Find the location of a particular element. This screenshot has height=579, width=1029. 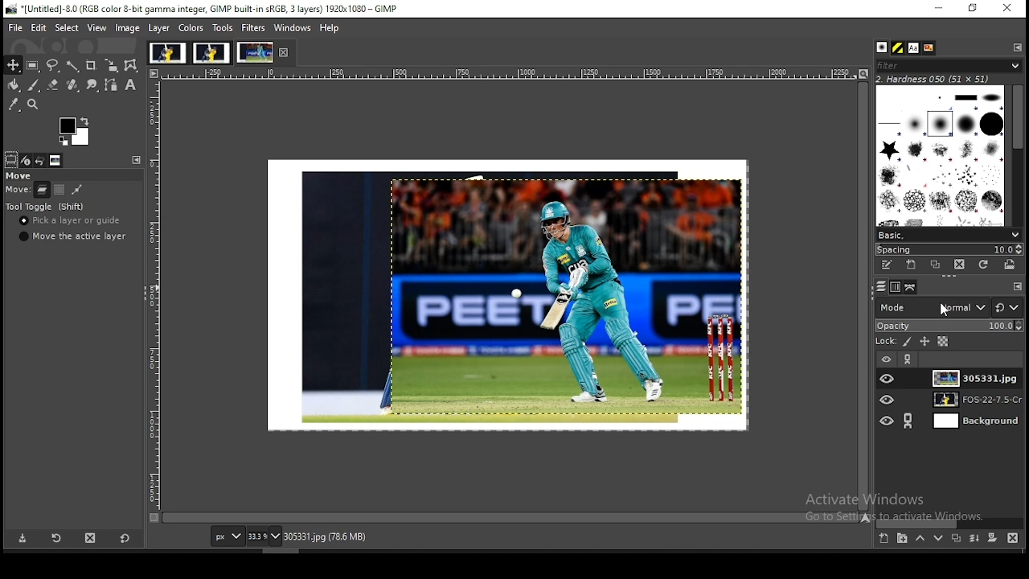

paths tool is located at coordinates (112, 85).